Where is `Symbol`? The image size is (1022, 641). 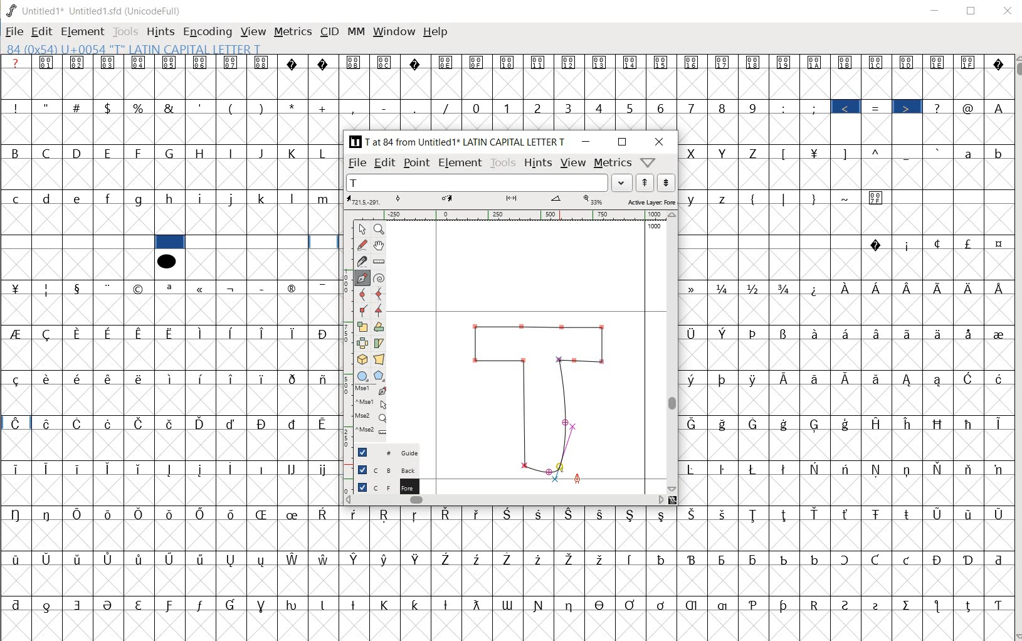
Symbol is located at coordinates (601, 63).